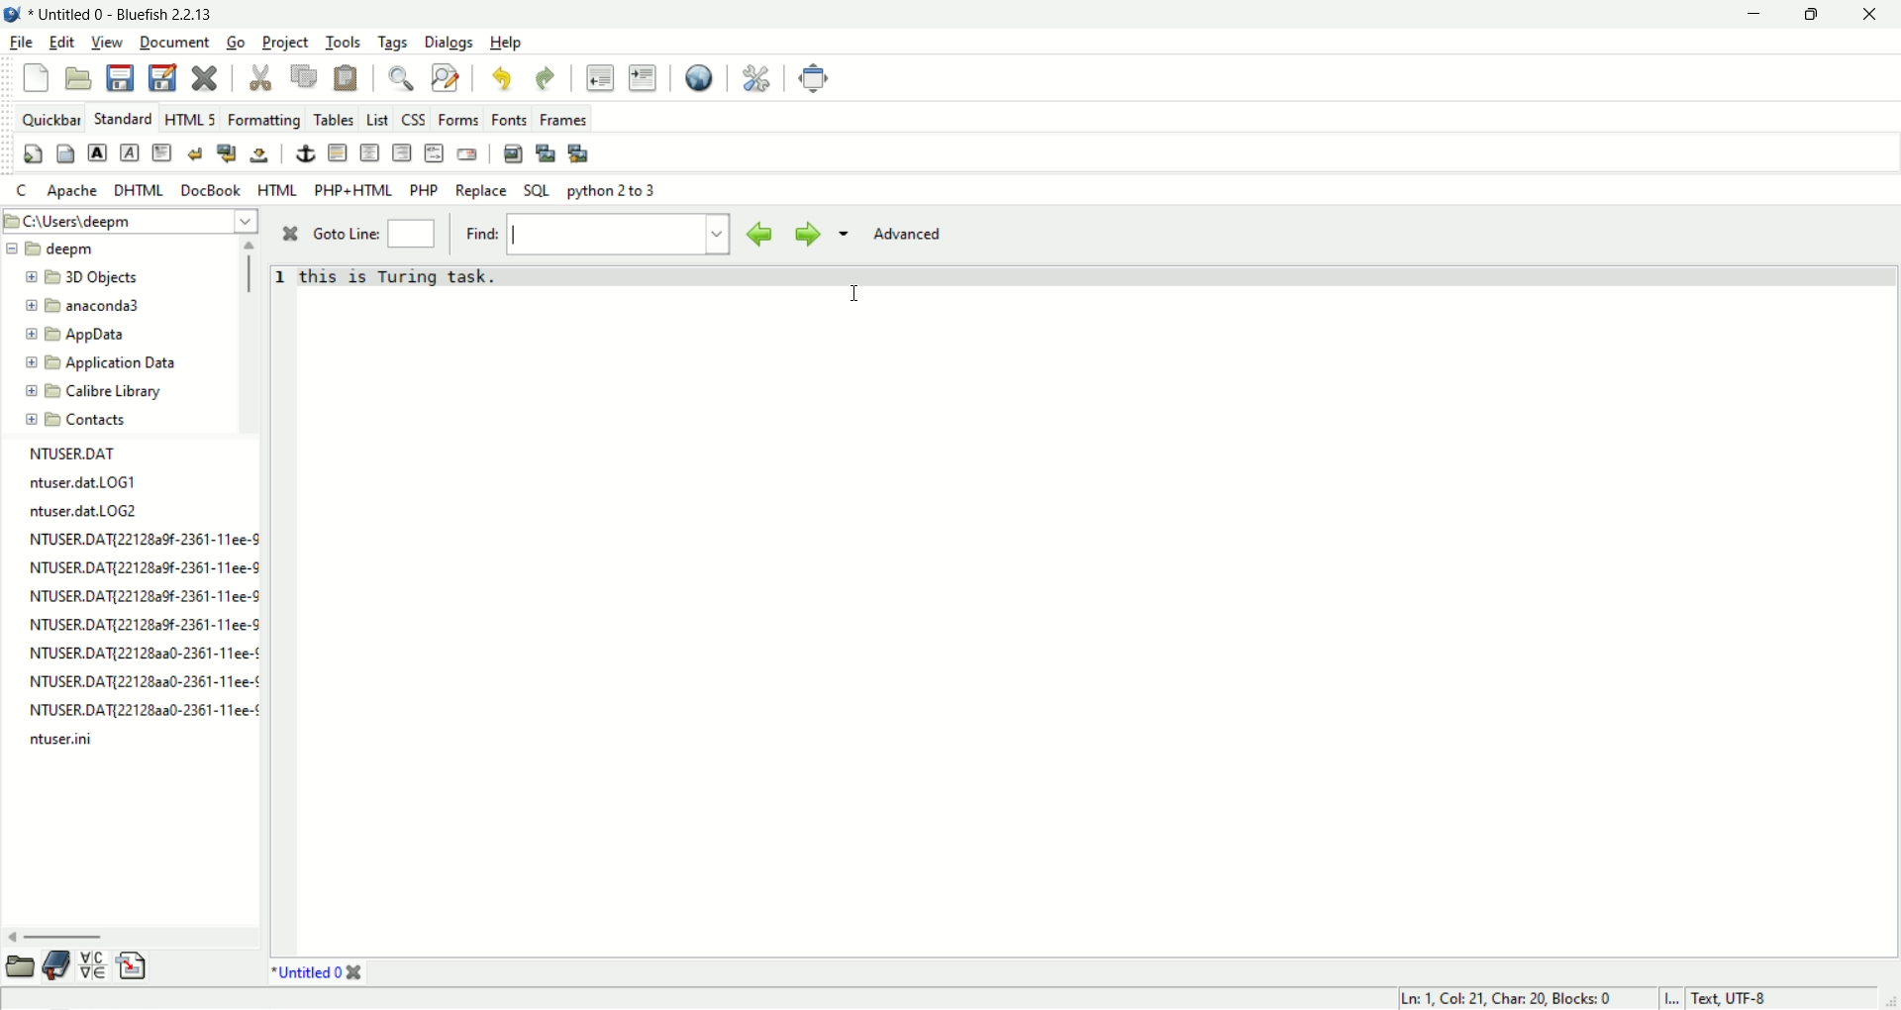  What do you see at coordinates (34, 155) in the screenshot?
I see `quick settings` at bounding box center [34, 155].